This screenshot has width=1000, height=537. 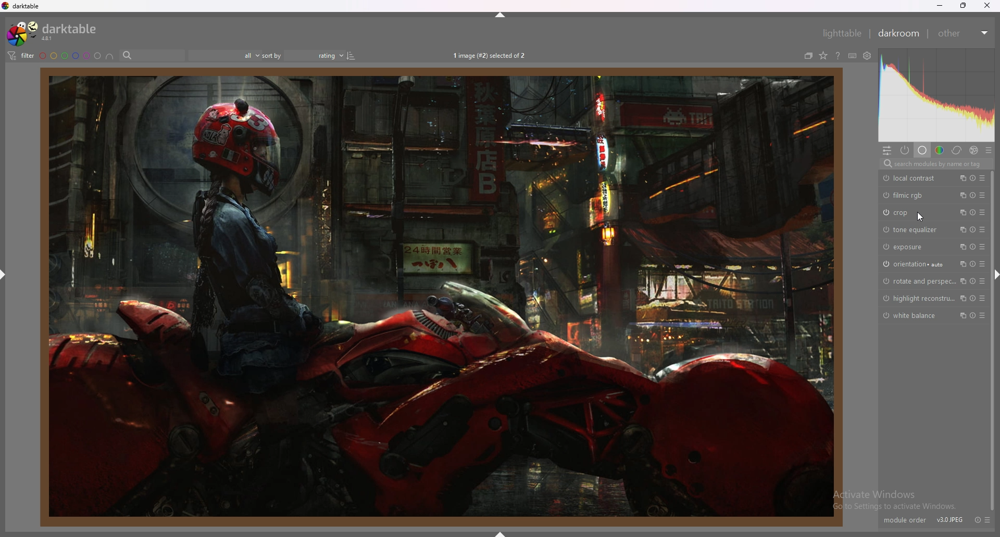 What do you see at coordinates (4, 275) in the screenshot?
I see `hide` at bounding box center [4, 275].